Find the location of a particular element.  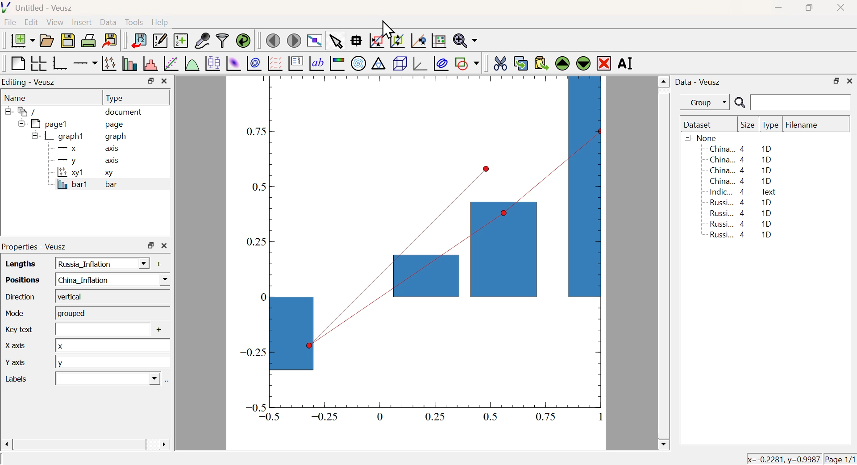

Polar Graph is located at coordinates (359, 63).